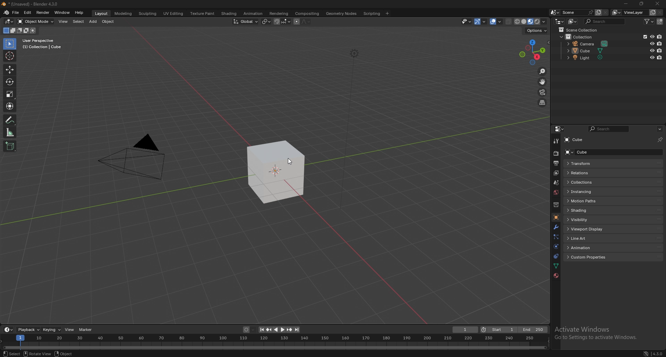 The height and width of the screenshot is (357, 666). I want to click on annotate, so click(9, 120).